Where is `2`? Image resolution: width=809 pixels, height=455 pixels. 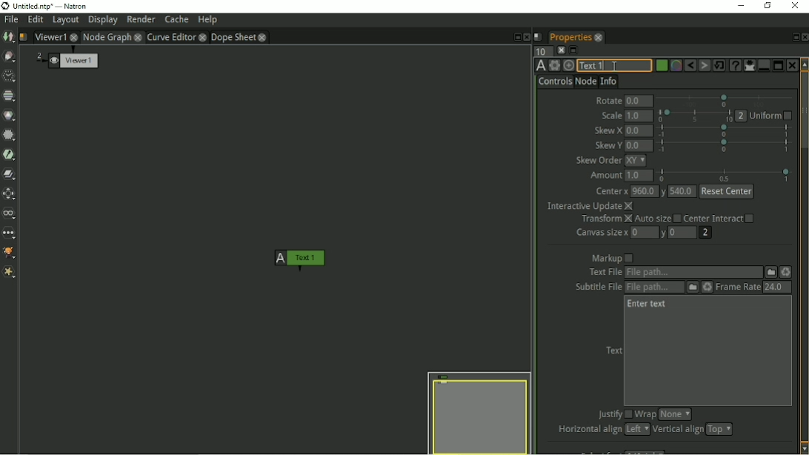 2 is located at coordinates (706, 233).